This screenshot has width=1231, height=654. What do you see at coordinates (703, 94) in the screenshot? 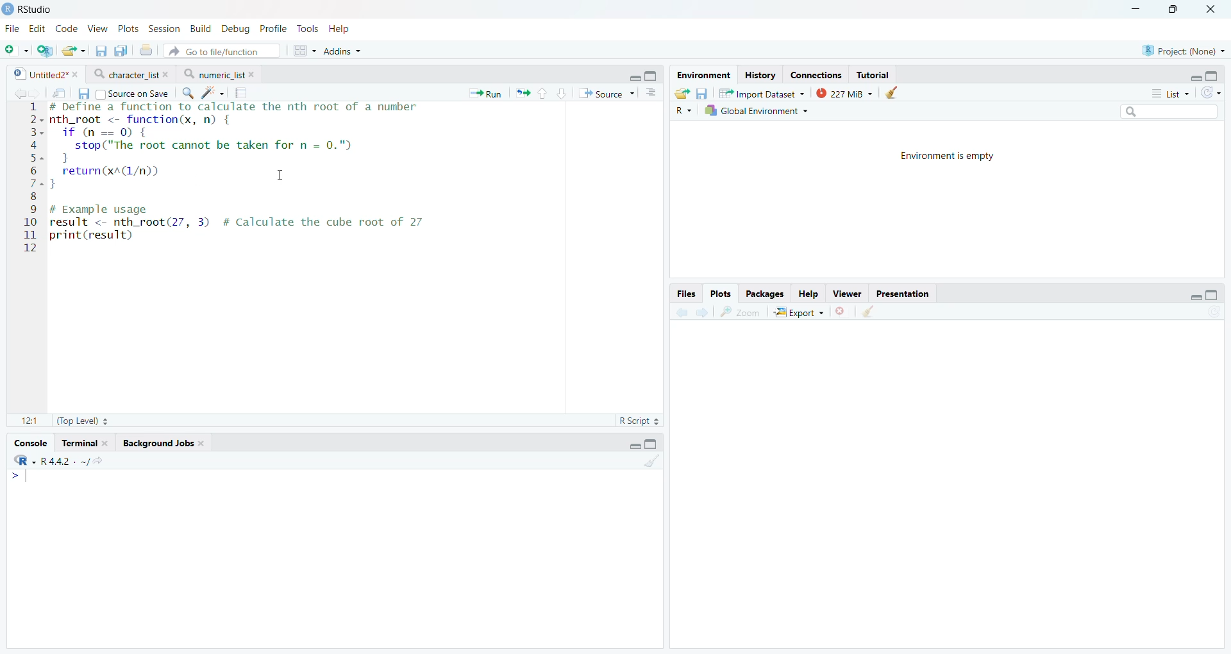
I see `Save` at bounding box center [703, 94].